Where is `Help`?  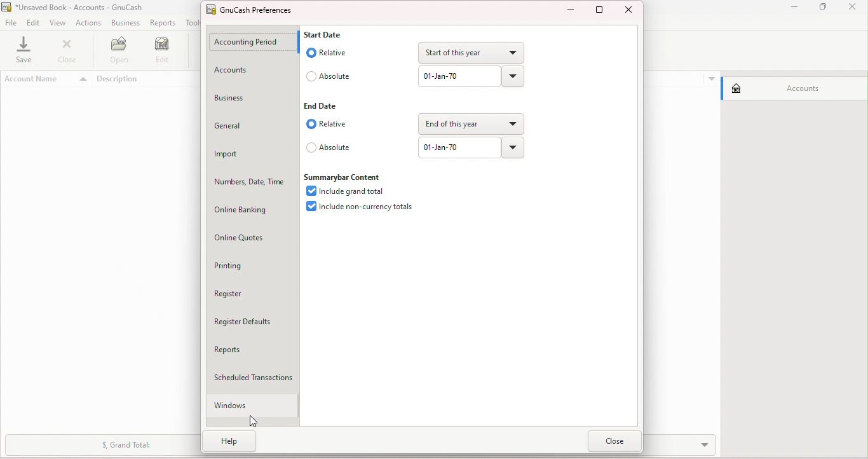
Help is located at coordinates (234, 444).